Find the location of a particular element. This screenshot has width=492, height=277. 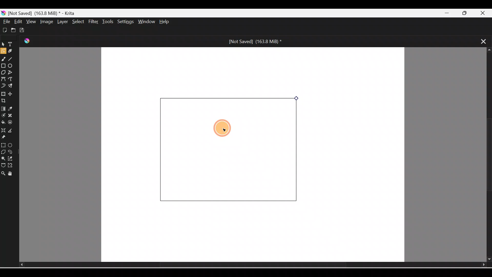

Sample a color from image/current layer is located at coordinates (12, 109).